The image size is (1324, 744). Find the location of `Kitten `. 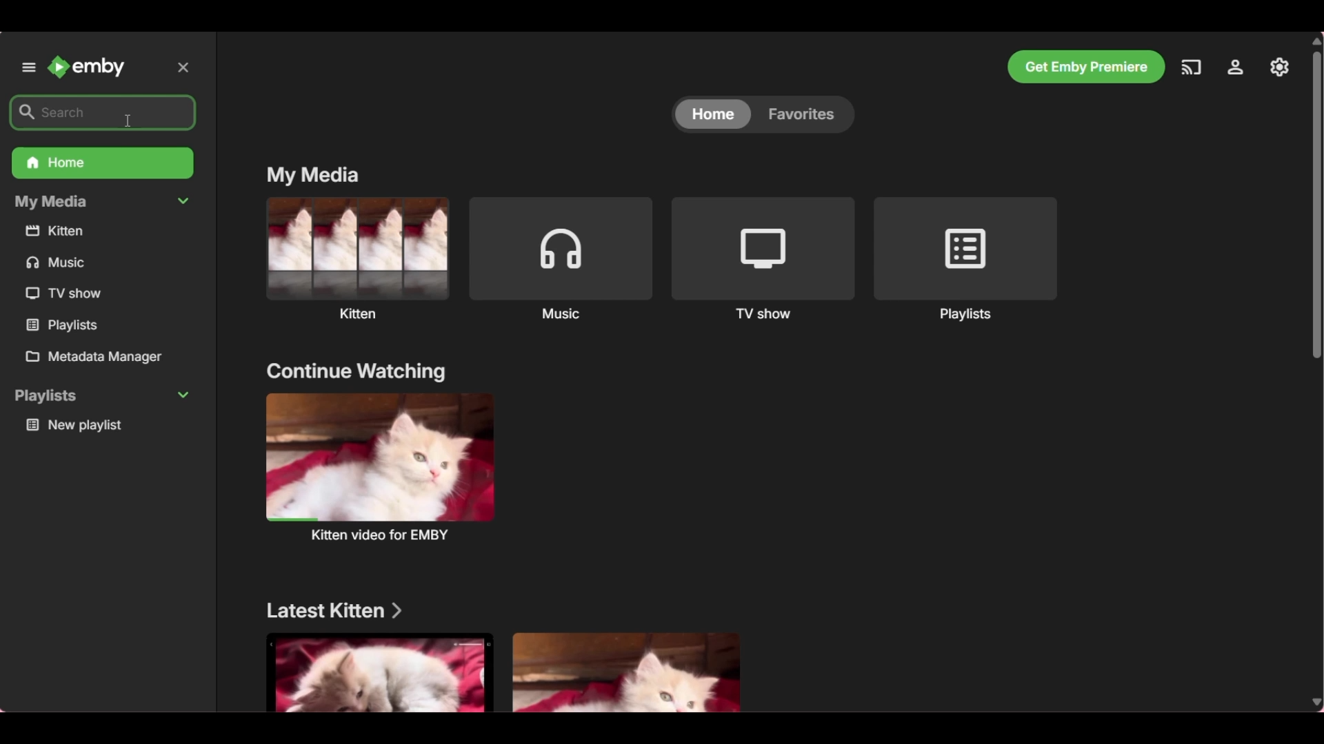

Kitten  is located at coordinates (357, 257).